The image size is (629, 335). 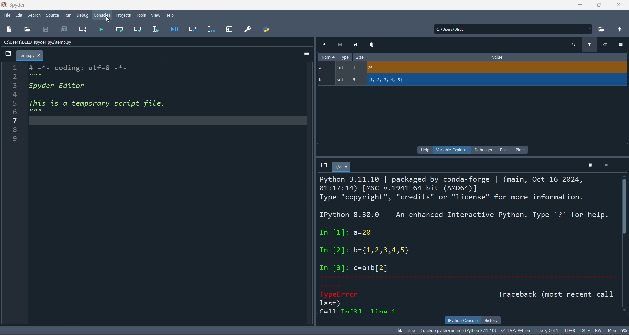 I want to click on expand pane, so click(x=229, y=29).